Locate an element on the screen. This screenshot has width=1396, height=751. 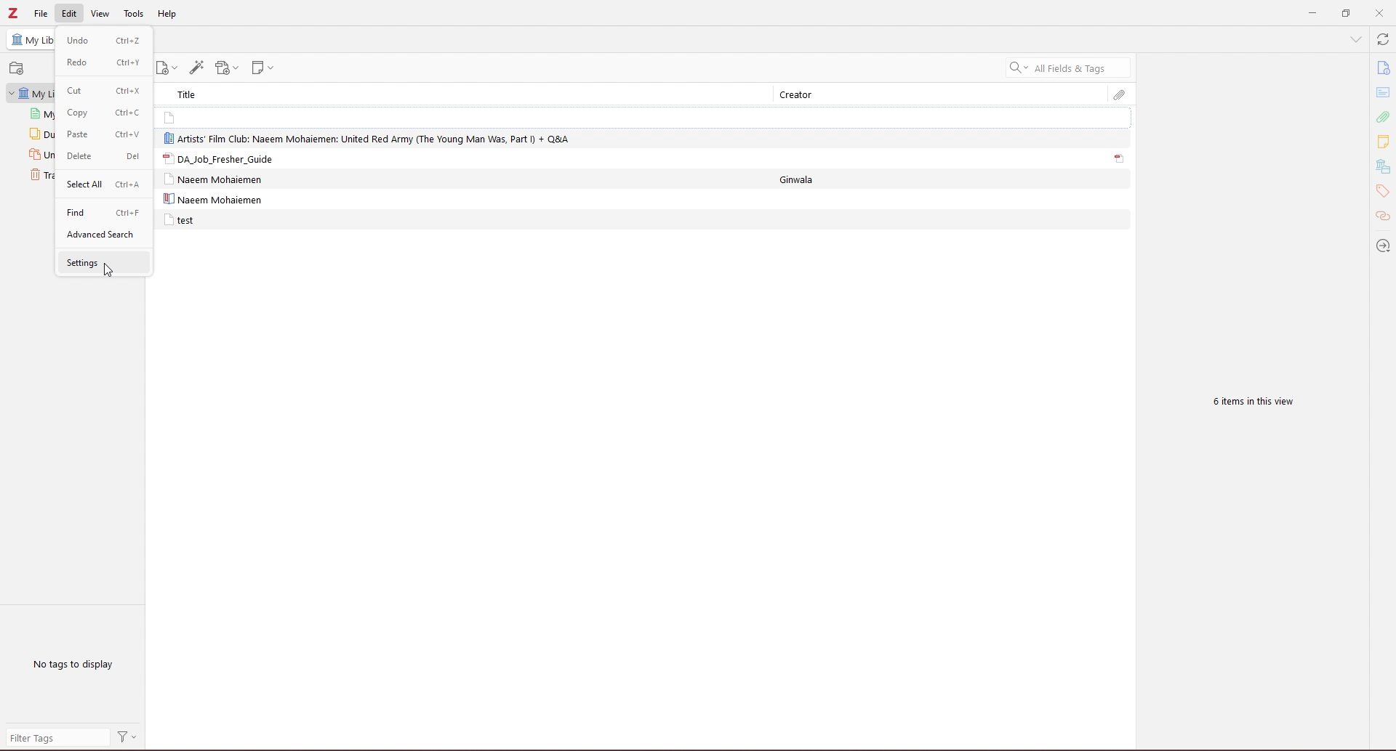
find is located at coordinates (103, 212).